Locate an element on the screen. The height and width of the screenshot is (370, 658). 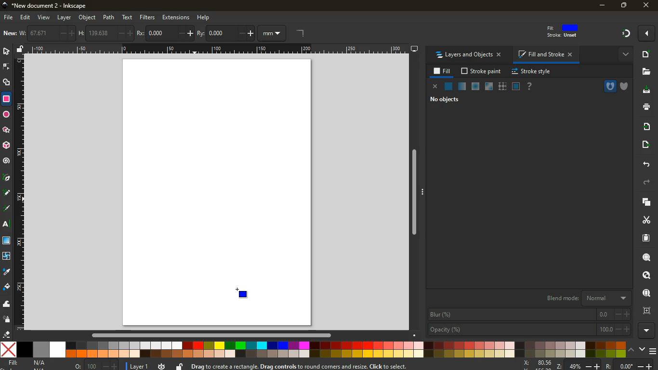
new is located at coordinates (648, 55).